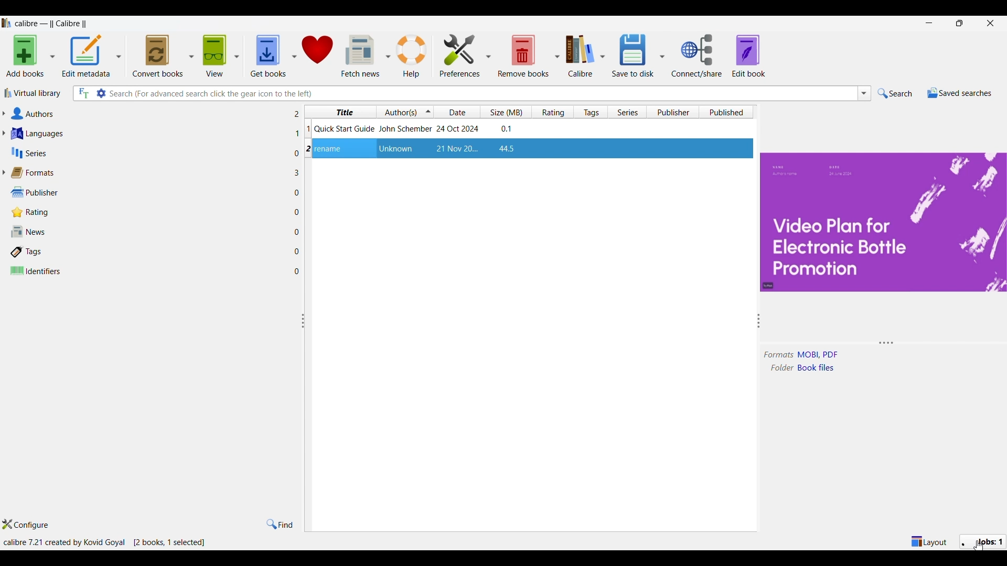 This screenshot has width=1007, height=566. What do you see at coordinates (149, 192) in the screenshot?
I see `Publisher` at bounding box center [149, 192].